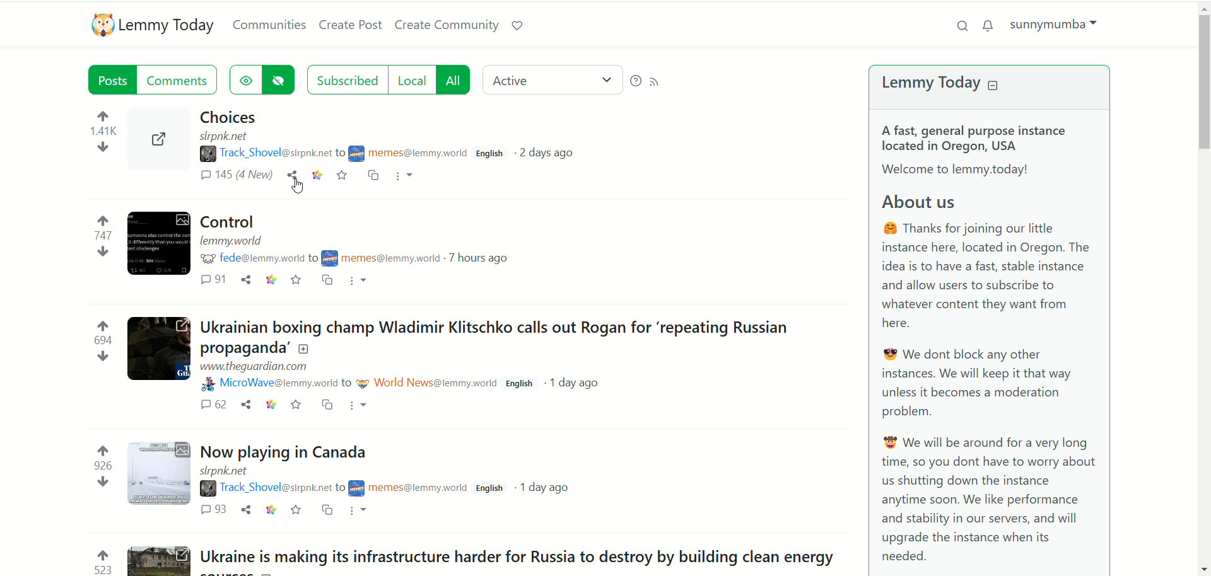 The image size is (1211, 576). Describe the element at coordinates (362, 280) in the screenshot. I see `more` at that location.